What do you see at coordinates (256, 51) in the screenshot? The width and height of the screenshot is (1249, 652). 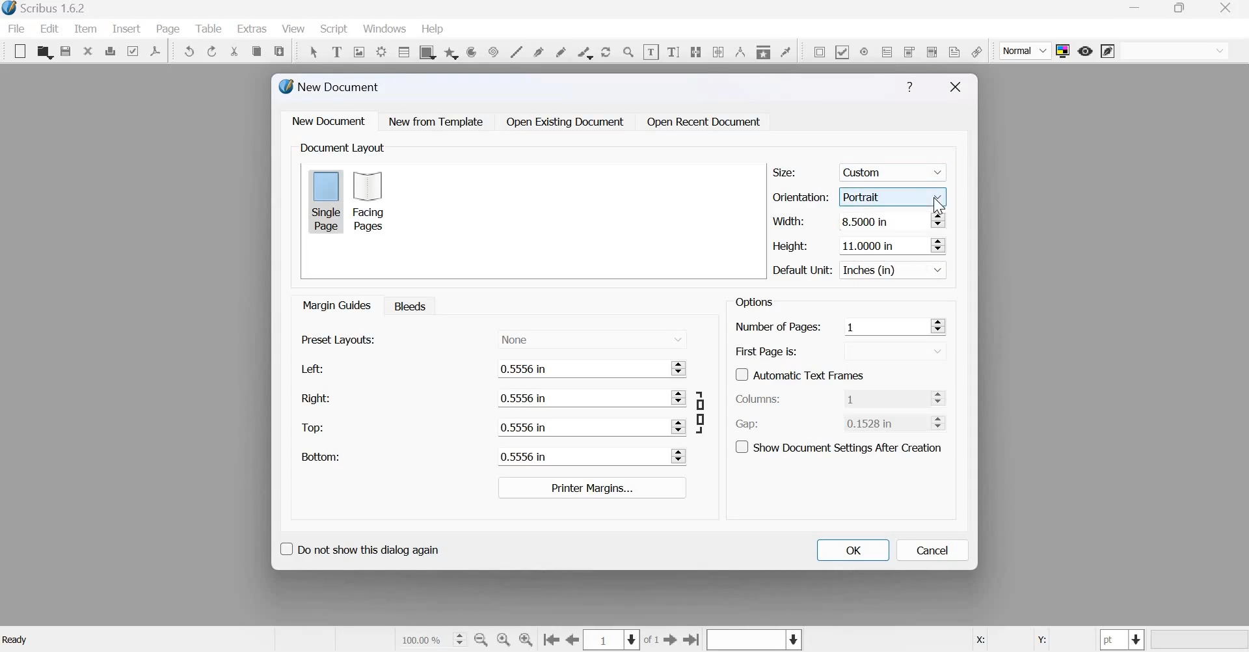 I see `copy` at bounding box center [256, 51].